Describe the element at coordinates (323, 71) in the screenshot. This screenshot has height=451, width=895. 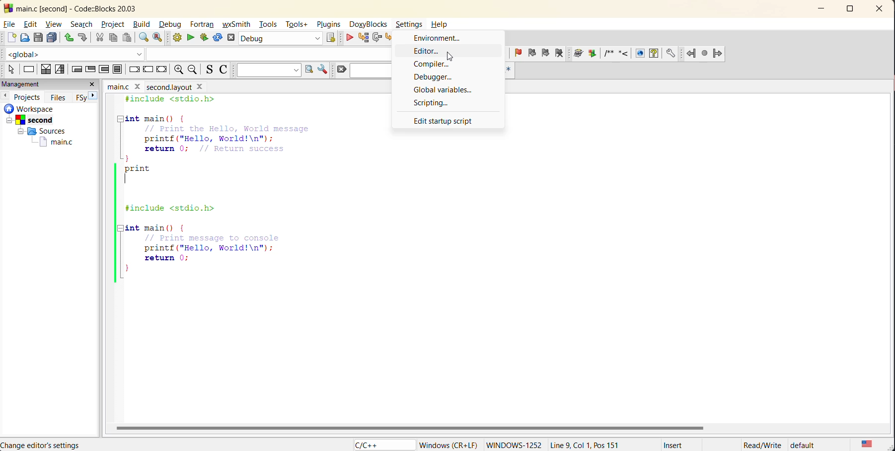
I see `show options window` at that location.